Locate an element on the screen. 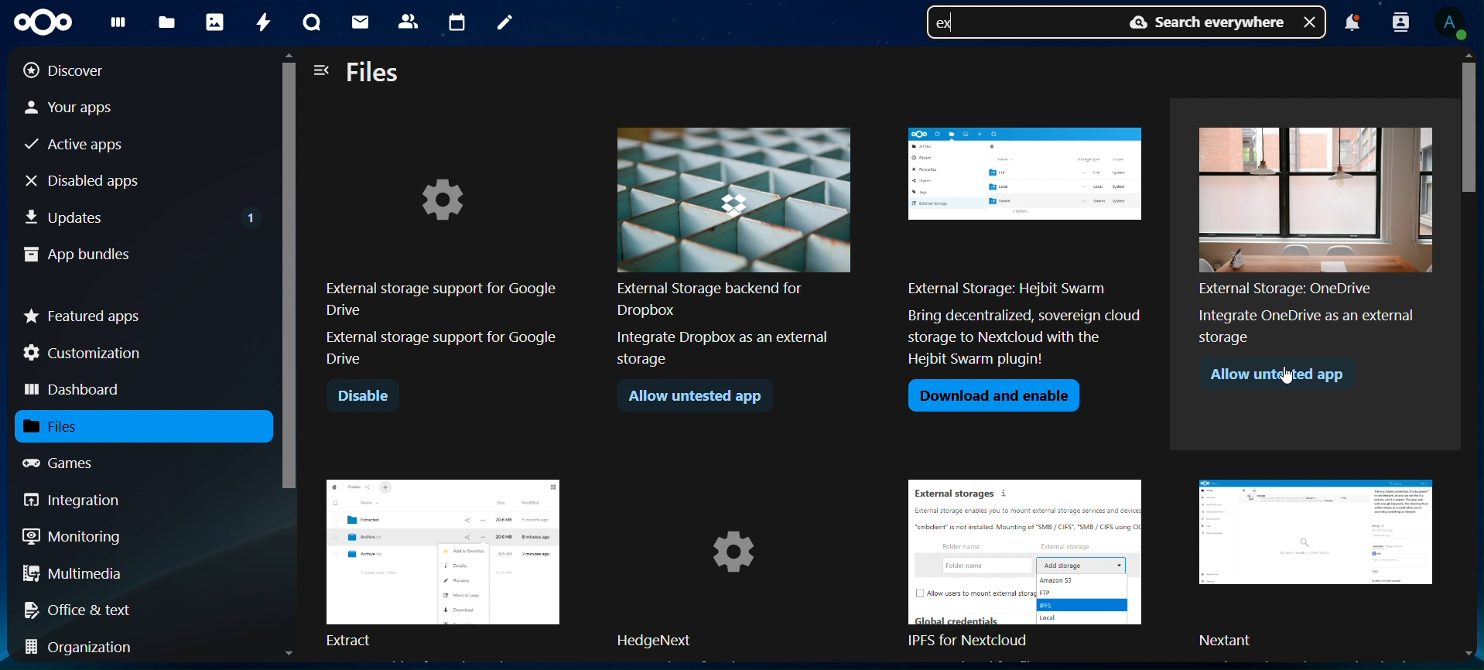 The image size is (1484, 670). active apps is located at coordinates (80, 145).